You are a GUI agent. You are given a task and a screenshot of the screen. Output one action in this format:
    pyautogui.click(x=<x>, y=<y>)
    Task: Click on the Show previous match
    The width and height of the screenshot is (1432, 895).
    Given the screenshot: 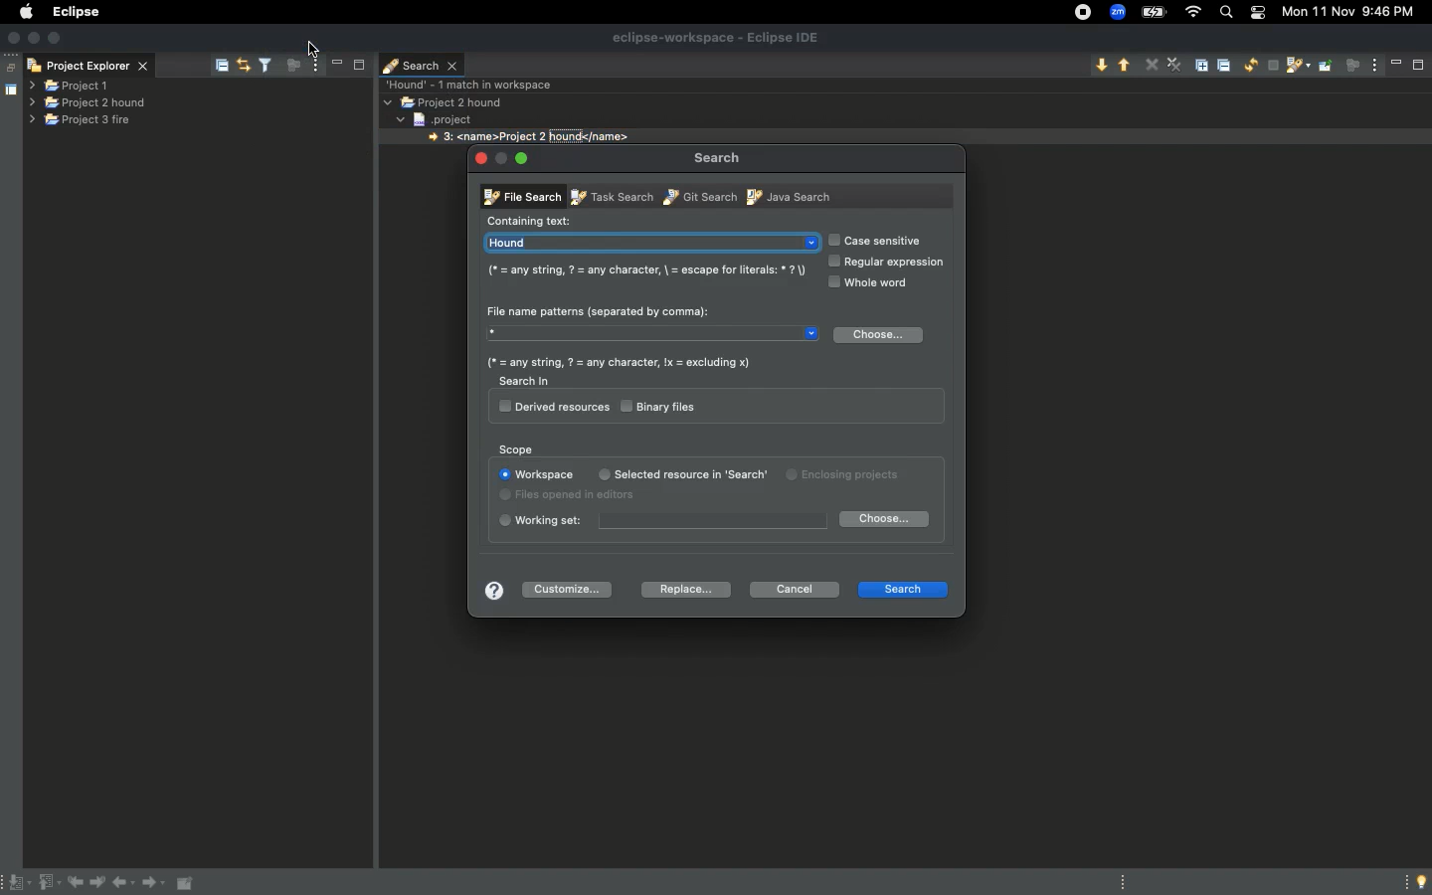 What is the action you would take?
    pyautogui.click(x=1125, y=67)
    